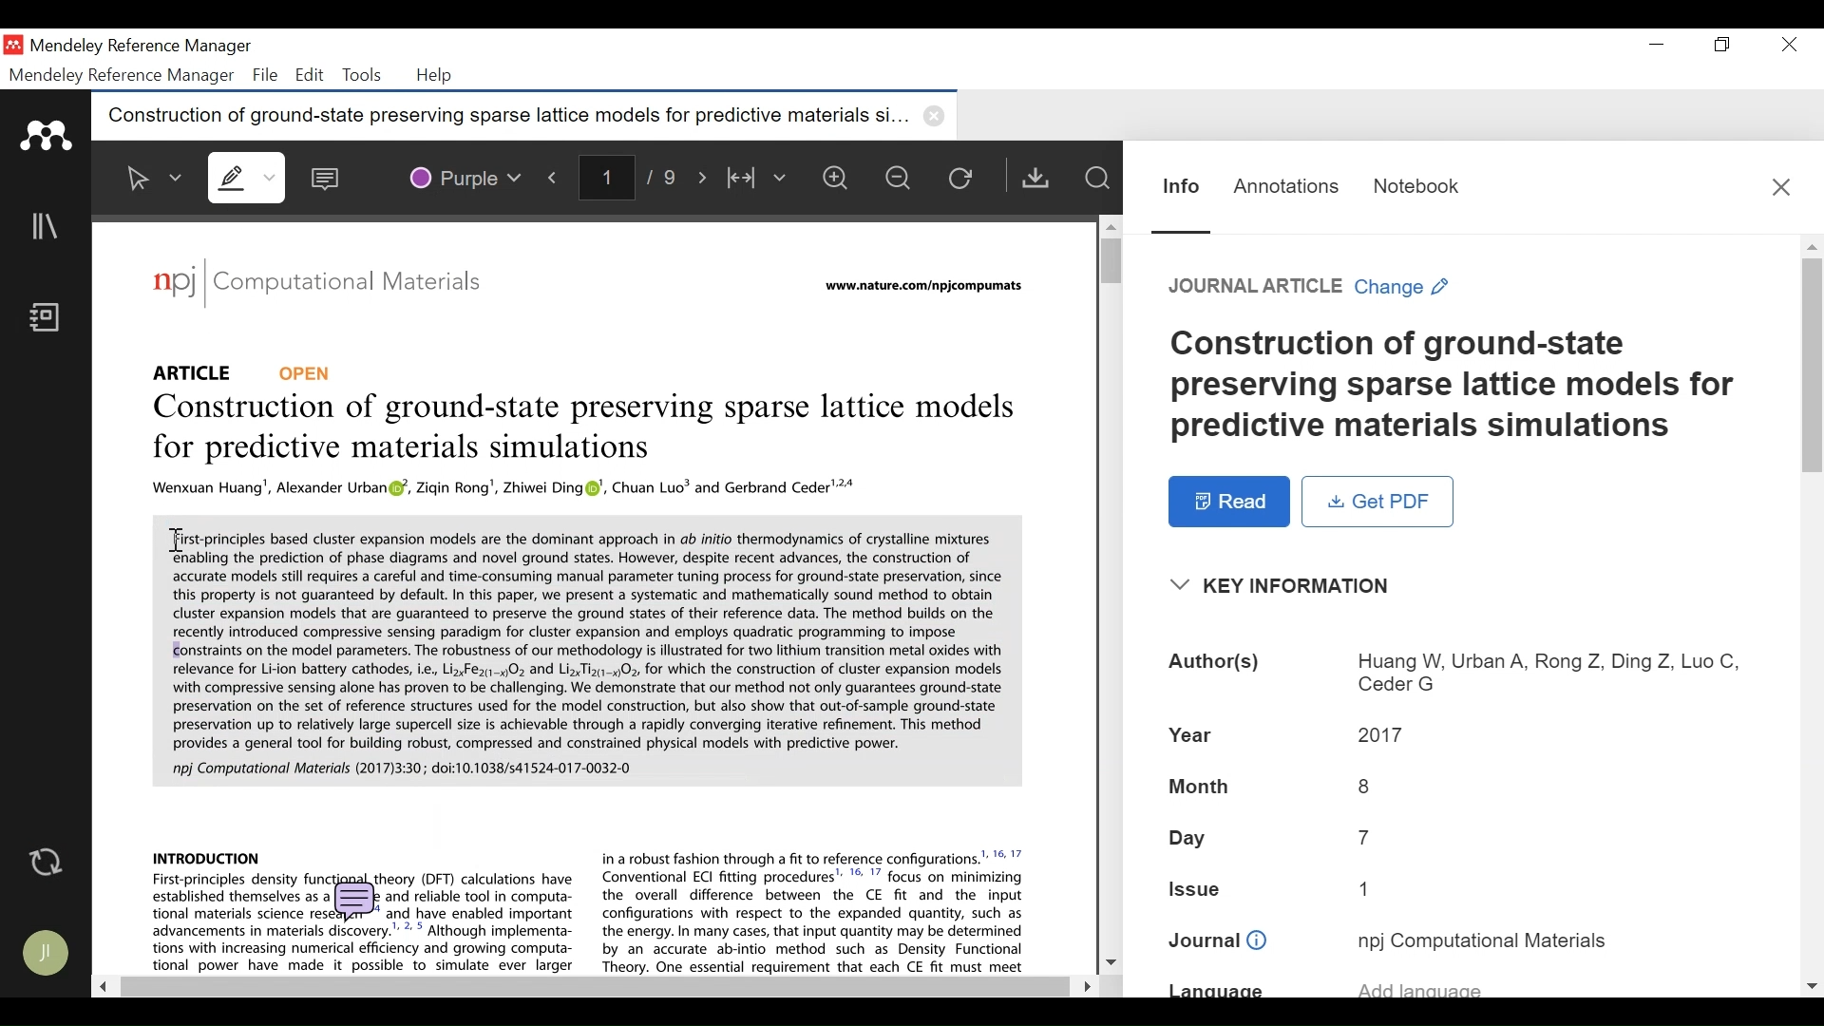 This screenshot has width=1824, height=1026. What do you see at coordinates (1230, 502) in the screenshot?
I see `Read` at bounding box center [1230, 502].